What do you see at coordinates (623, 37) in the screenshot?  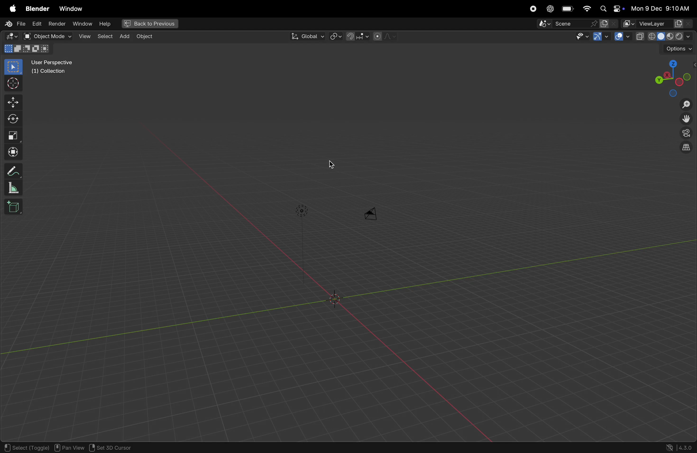 I see `show overlays` at bounding box center [623, 37].